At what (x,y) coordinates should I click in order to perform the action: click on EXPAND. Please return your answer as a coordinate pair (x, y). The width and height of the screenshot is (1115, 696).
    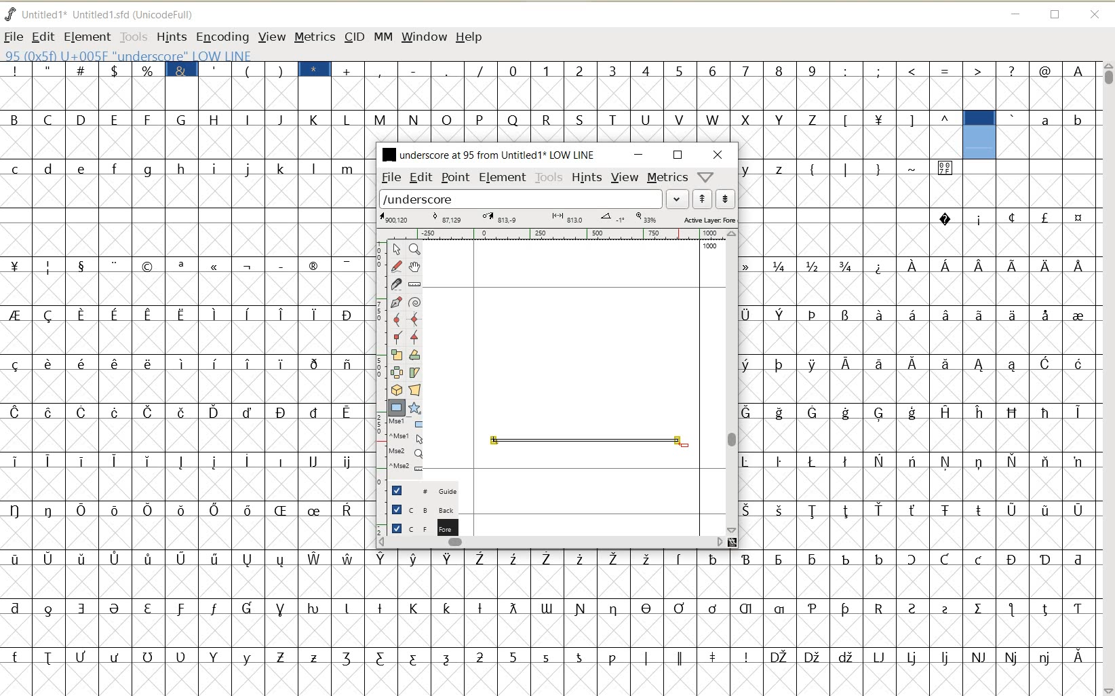
    Looking at the image, I should click on (678, 199).